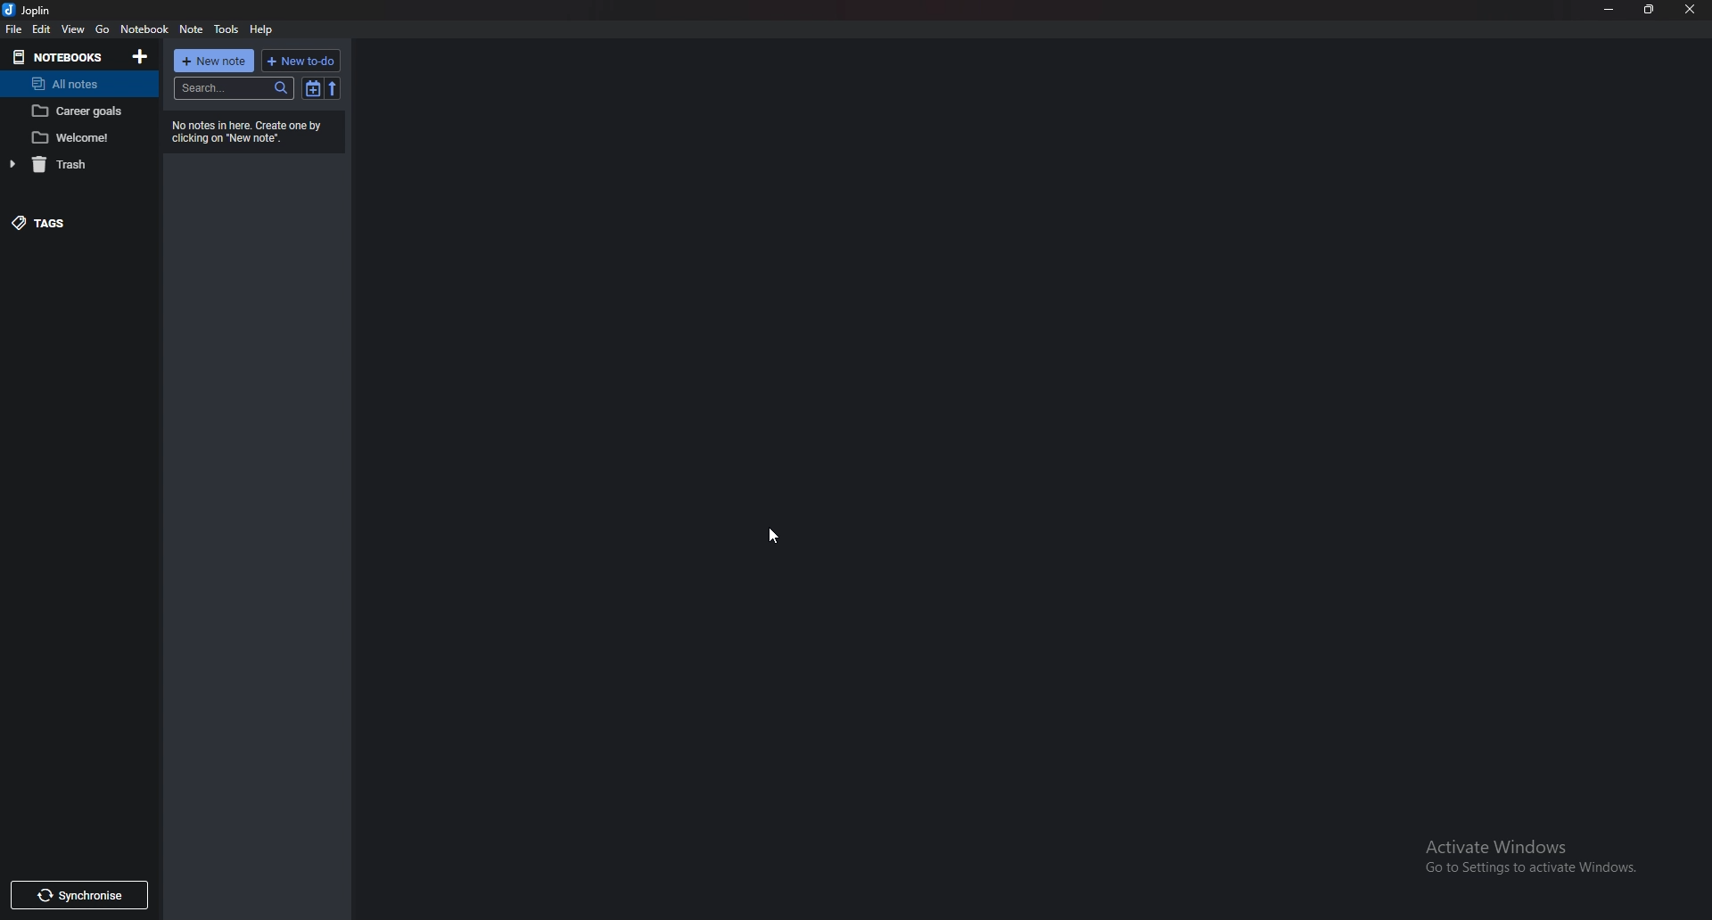 The image size is (1712, 920). I want to click on edit, so click(42, 29).